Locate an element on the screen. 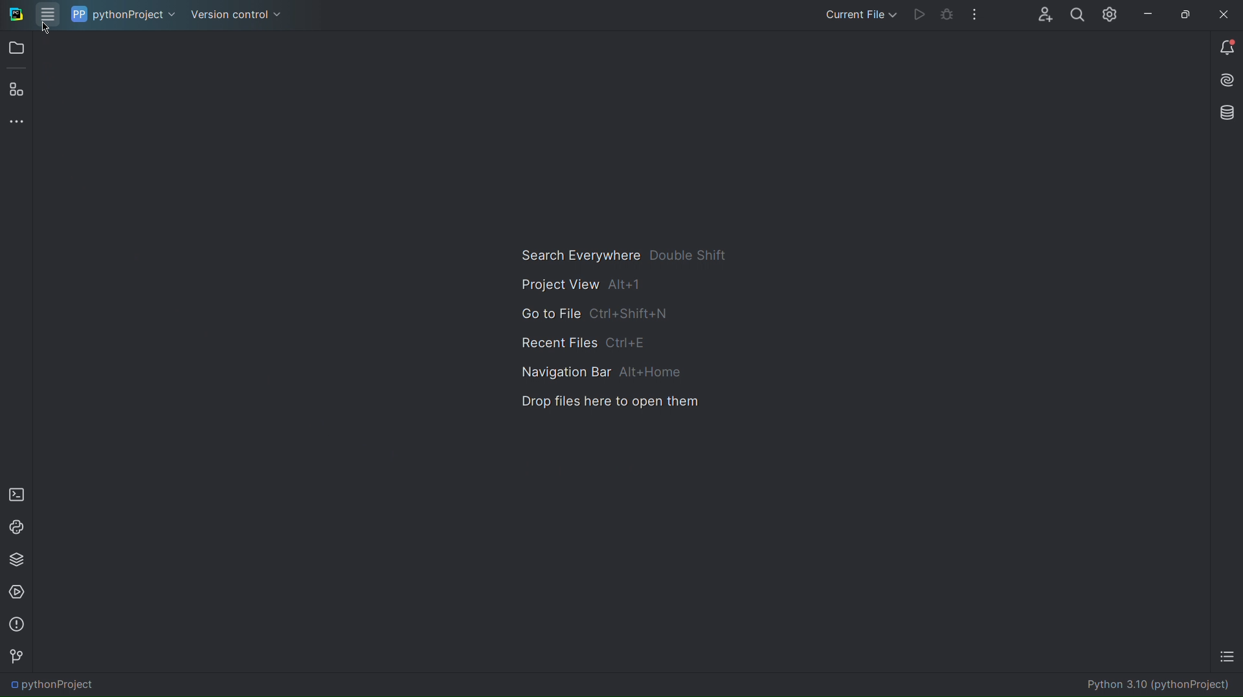 This screenshot has height=697, width=1243. Python 3.19 (pythonProject) is located at coordinates (1159, 686).